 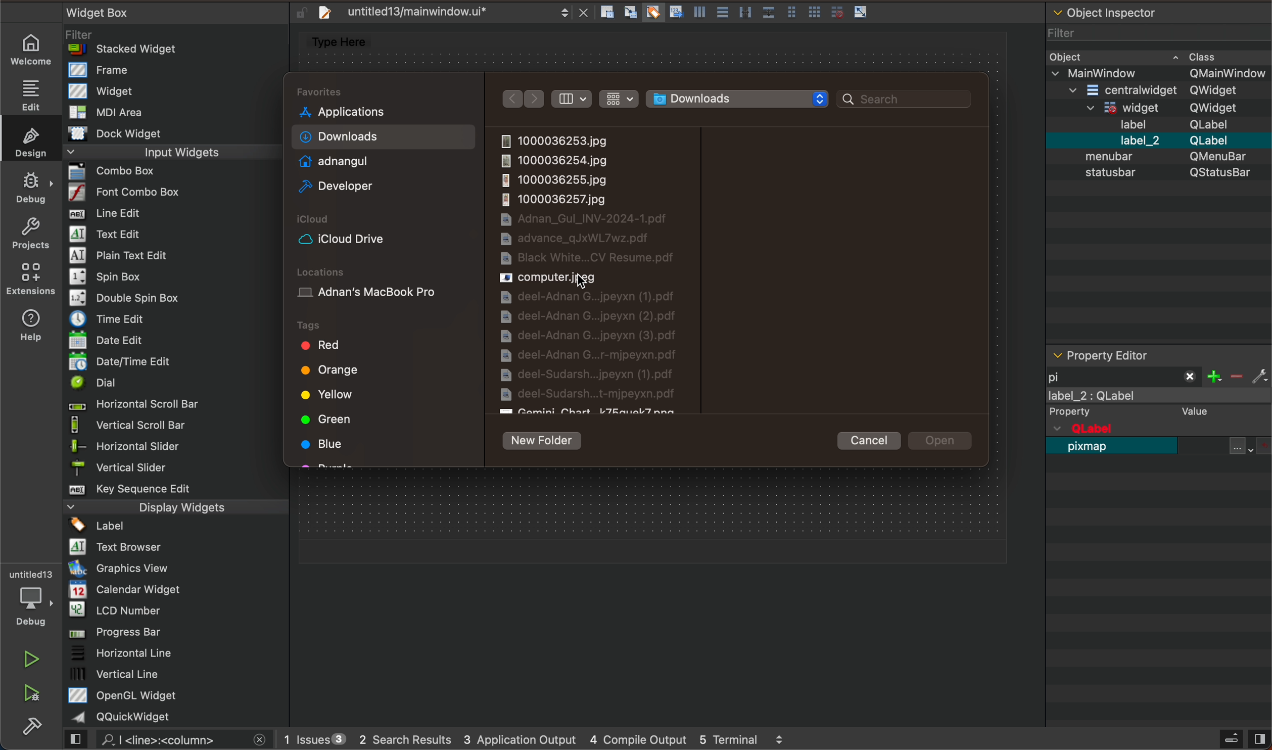 I want to click on object inspector, so click(x=1157, y=173).